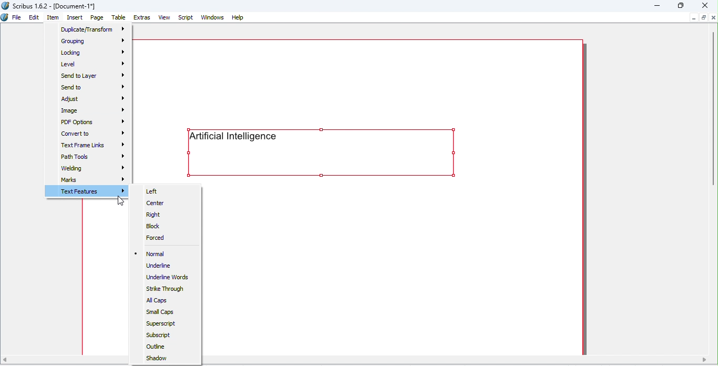  Describe the element at coordinates (162, 324) in the screenshot. I see `Superscript` at that location.